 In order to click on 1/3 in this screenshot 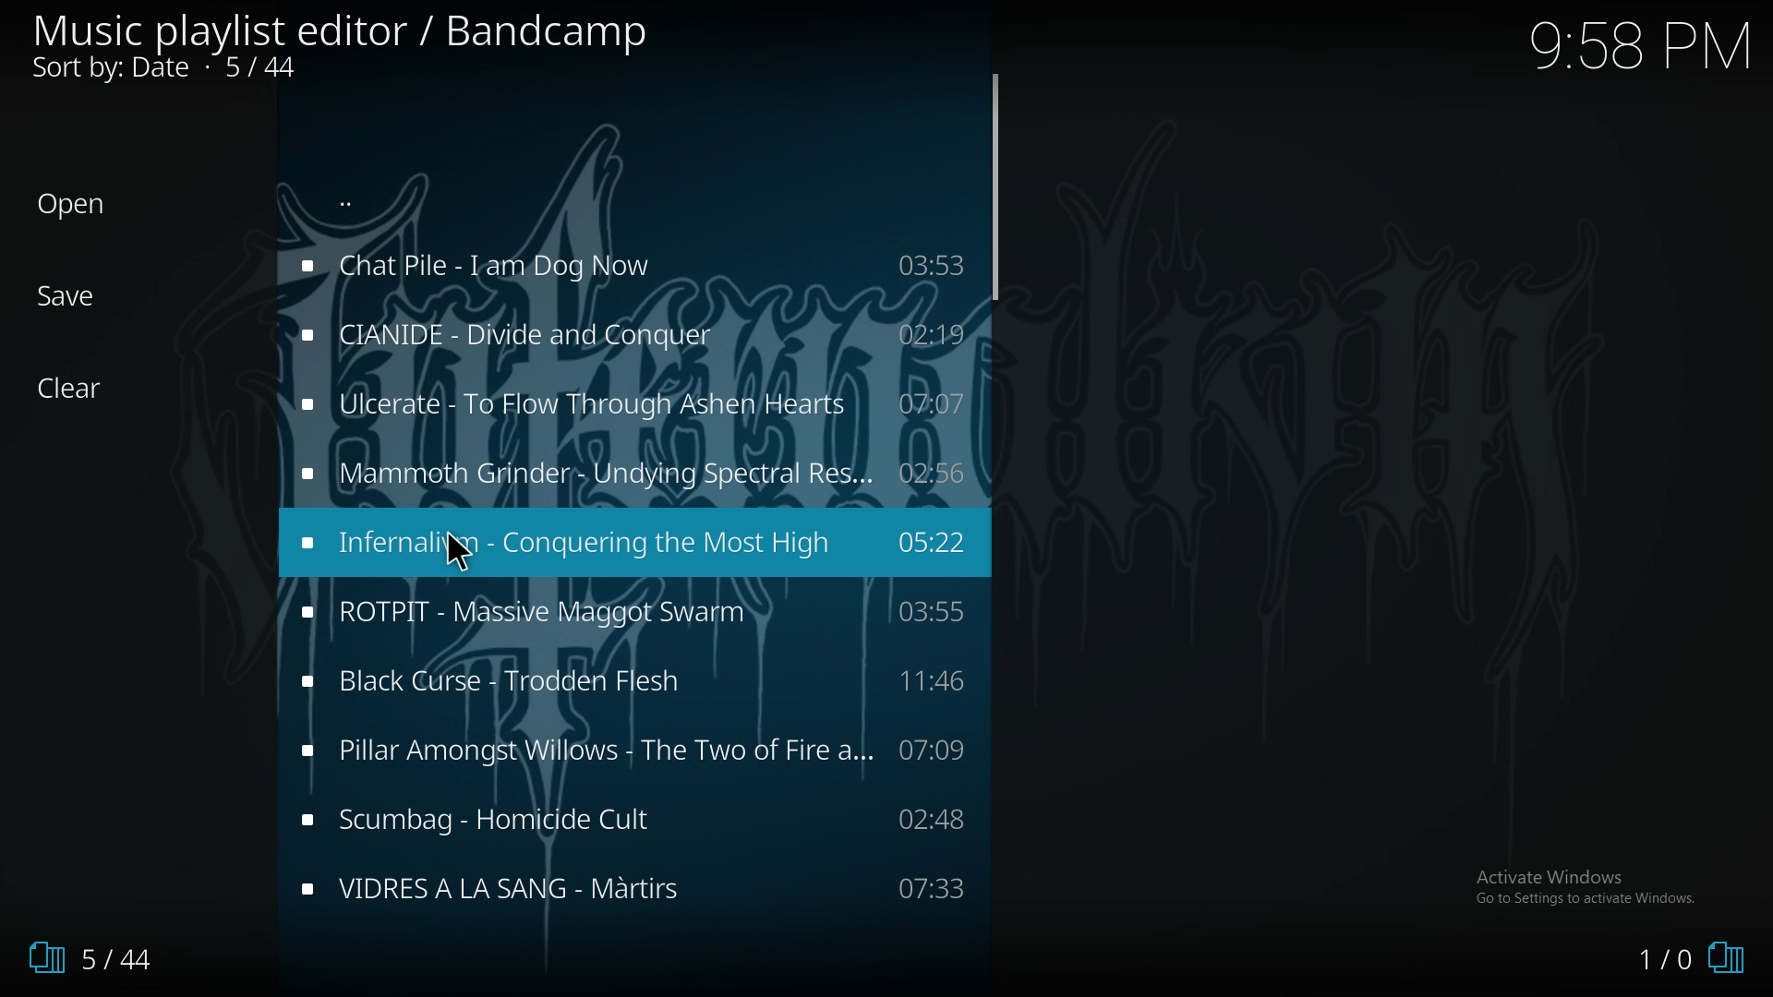, I will do `click(83, 958)`.